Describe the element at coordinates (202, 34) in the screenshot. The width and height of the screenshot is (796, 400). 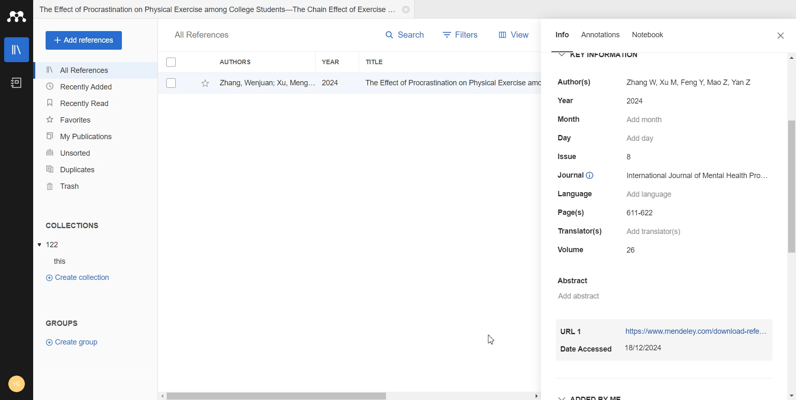
I see `Text` at that location.